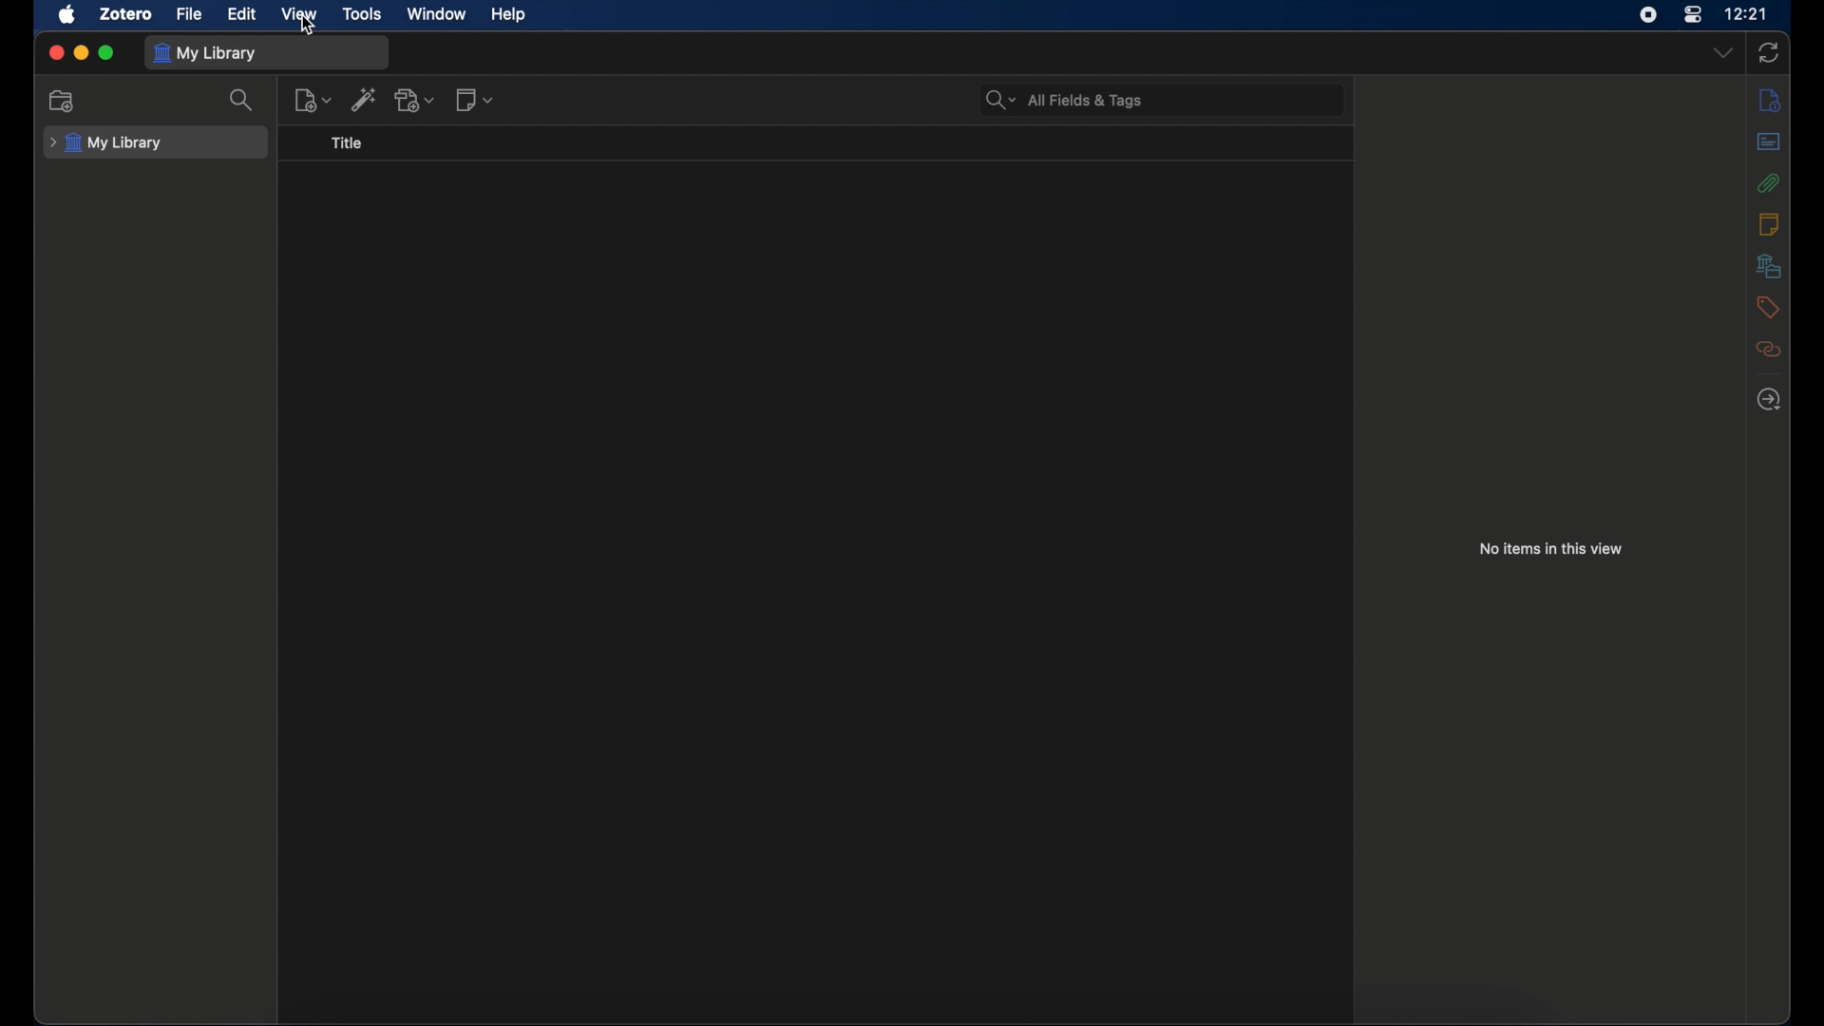  Describe the element at coordinates (1768, 182) in the screenshot. I see `attachments` at that location.